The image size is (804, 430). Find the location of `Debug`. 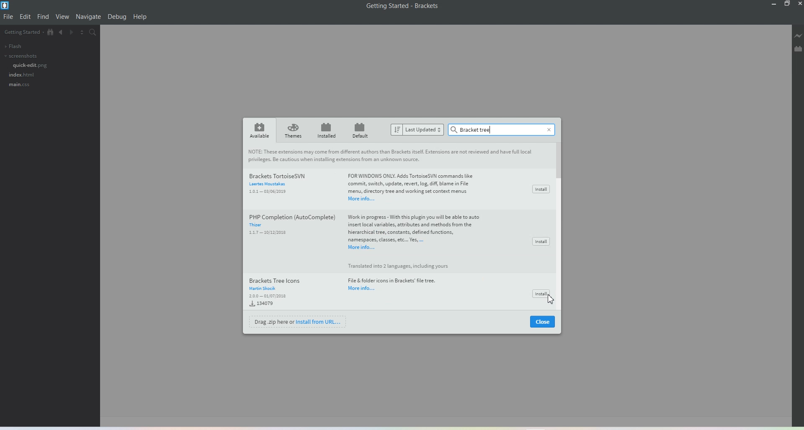

Debug is located at coordinates (117, 17).